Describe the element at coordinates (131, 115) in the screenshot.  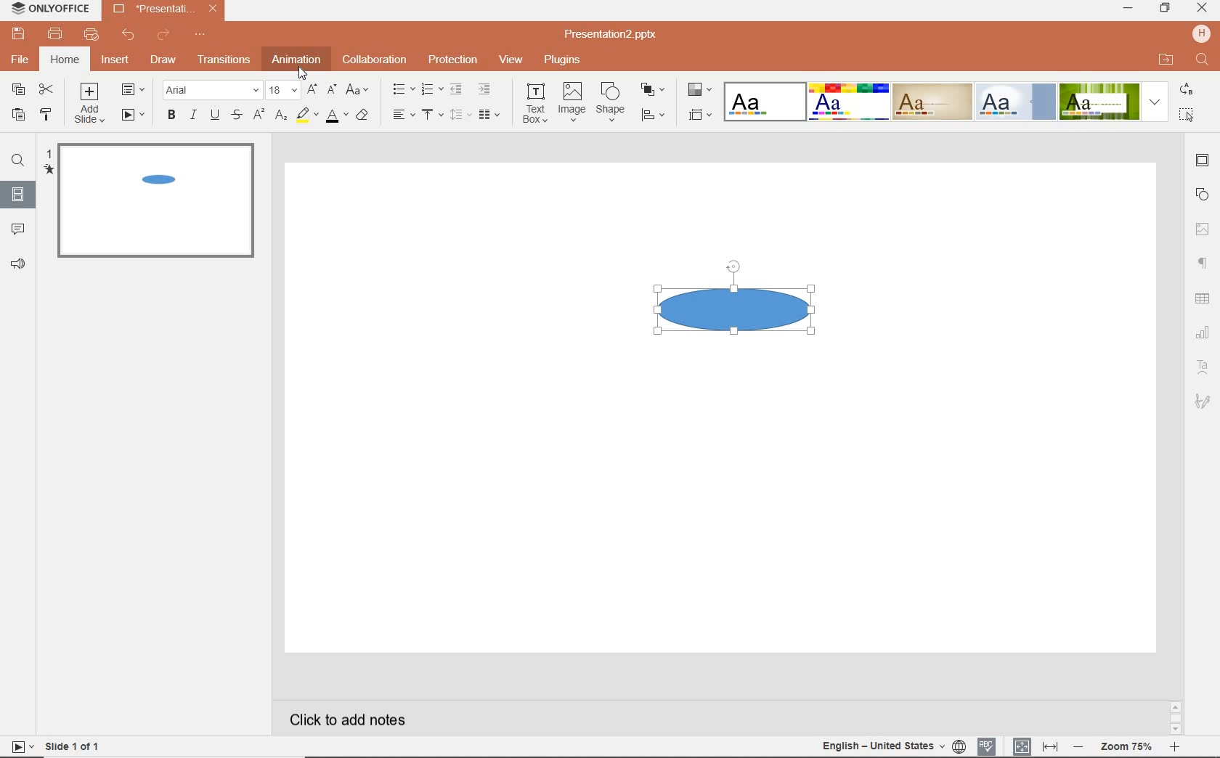
I see `START SLIDESHOW` at that location.